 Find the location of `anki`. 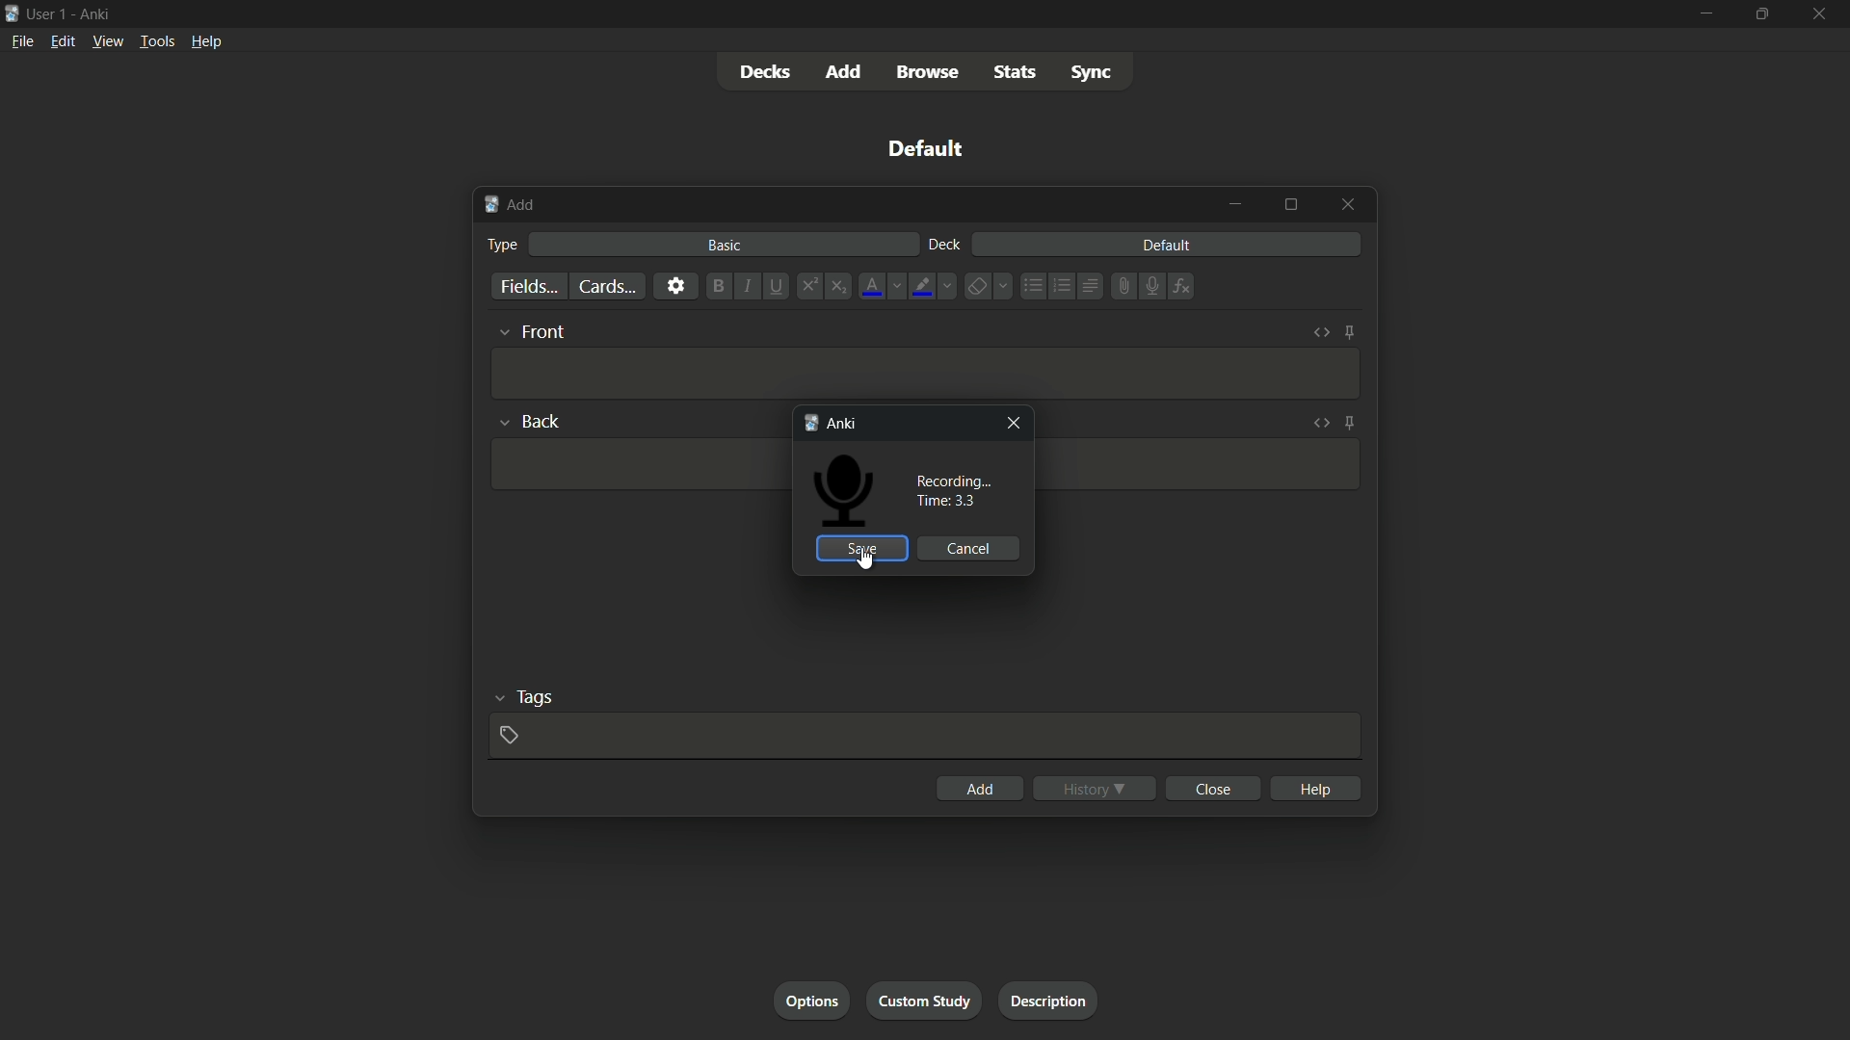

anki is located at coordinates (836, 425).